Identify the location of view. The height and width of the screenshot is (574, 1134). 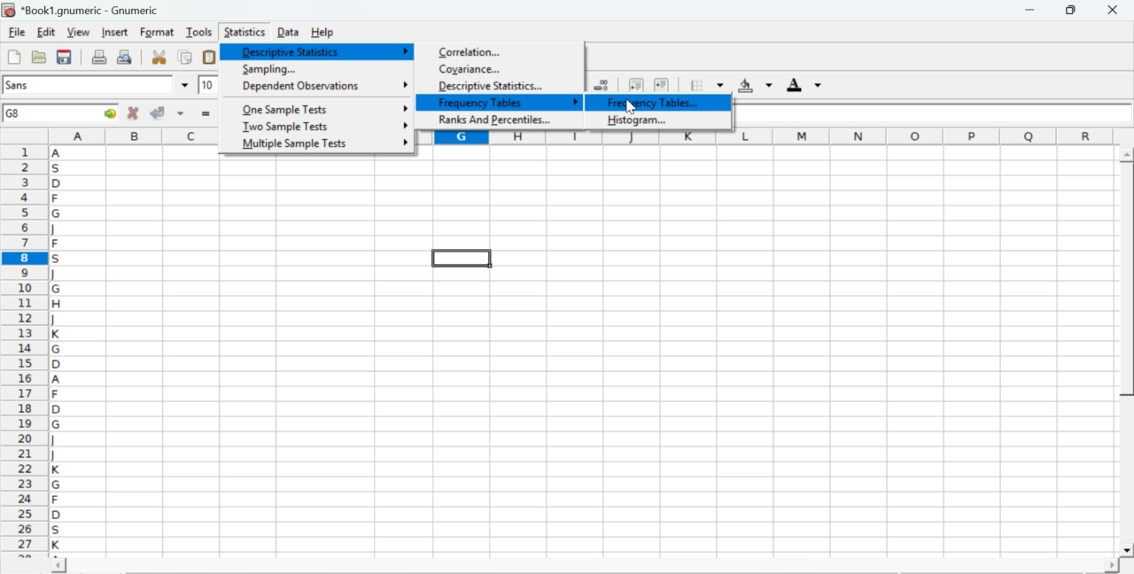
(78, 31).